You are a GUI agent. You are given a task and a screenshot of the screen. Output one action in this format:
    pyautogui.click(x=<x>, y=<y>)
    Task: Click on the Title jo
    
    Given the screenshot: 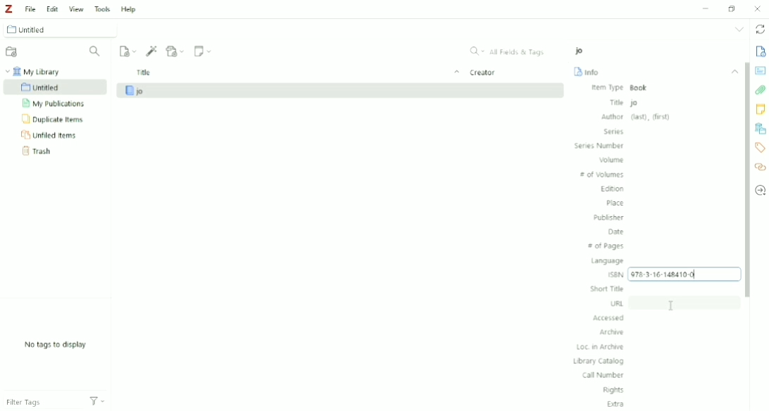 What is the action you would take?
    pyautogui.click(x=625, y=103)
    